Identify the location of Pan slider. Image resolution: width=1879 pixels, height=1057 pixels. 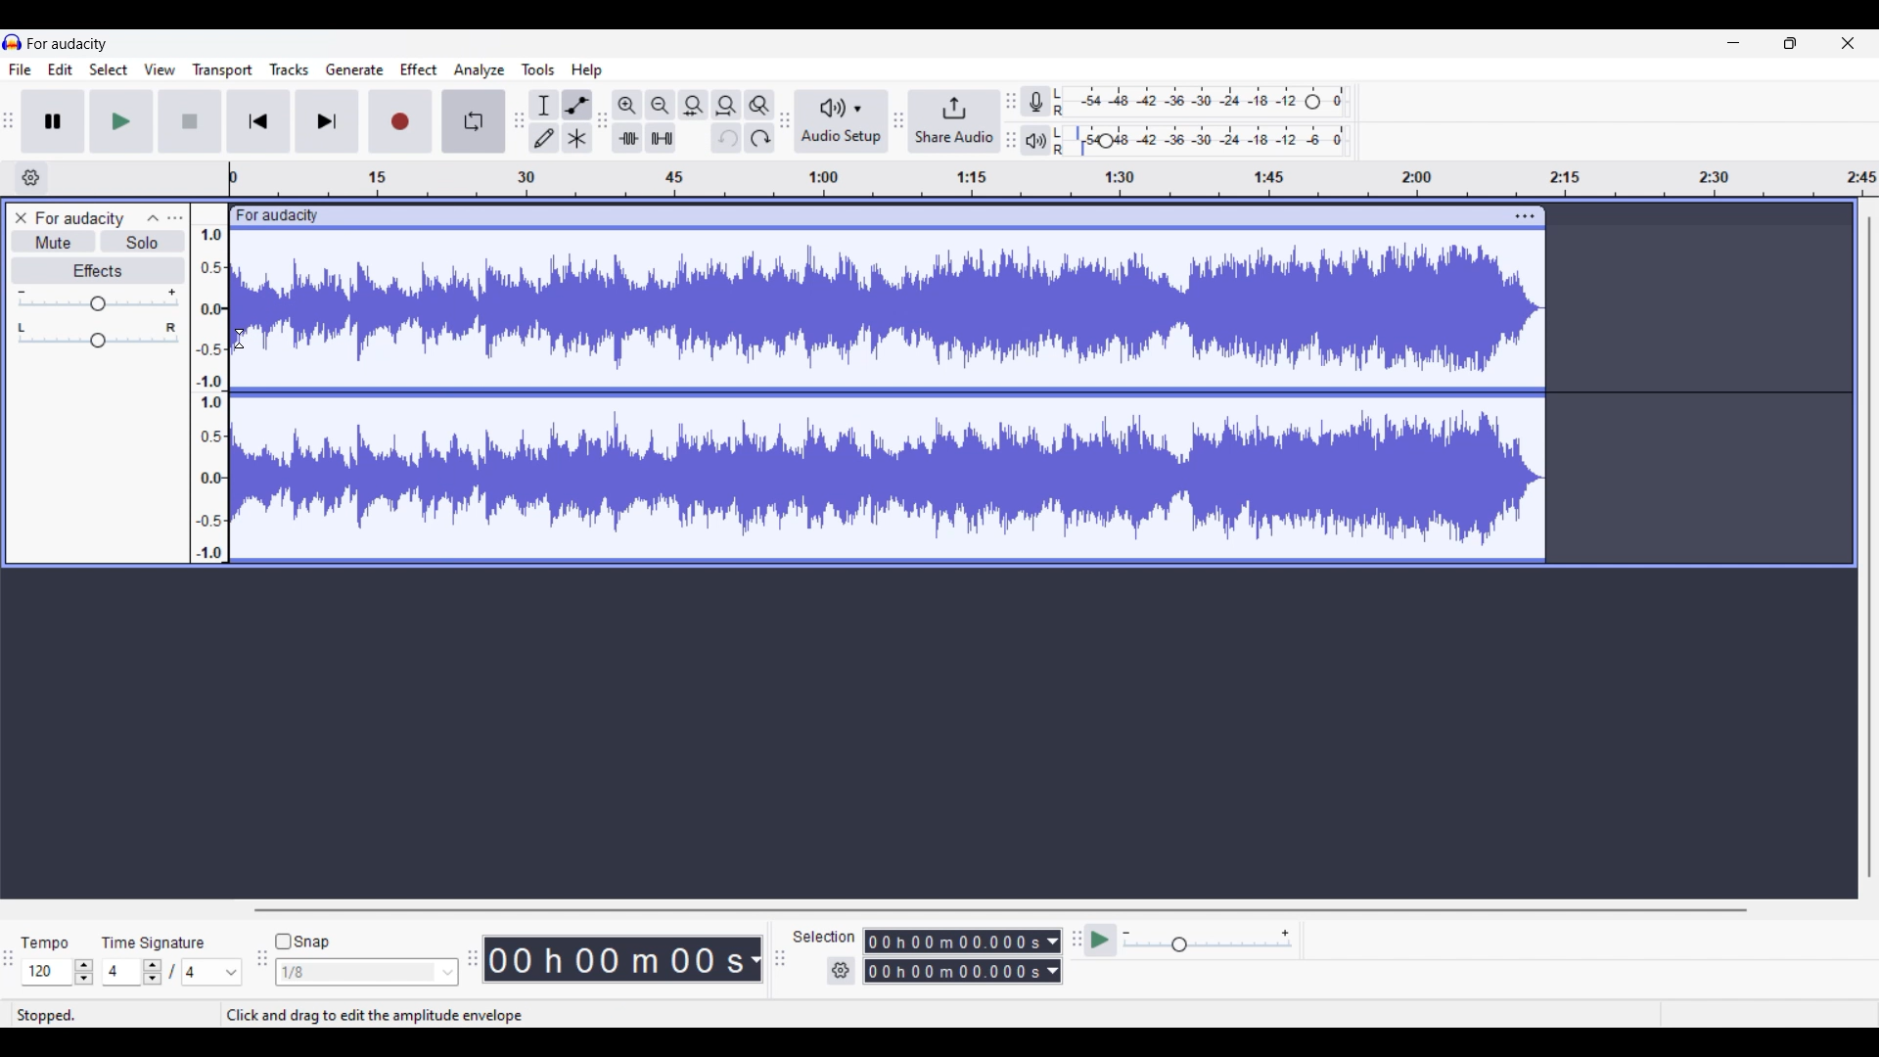
(97, 336).